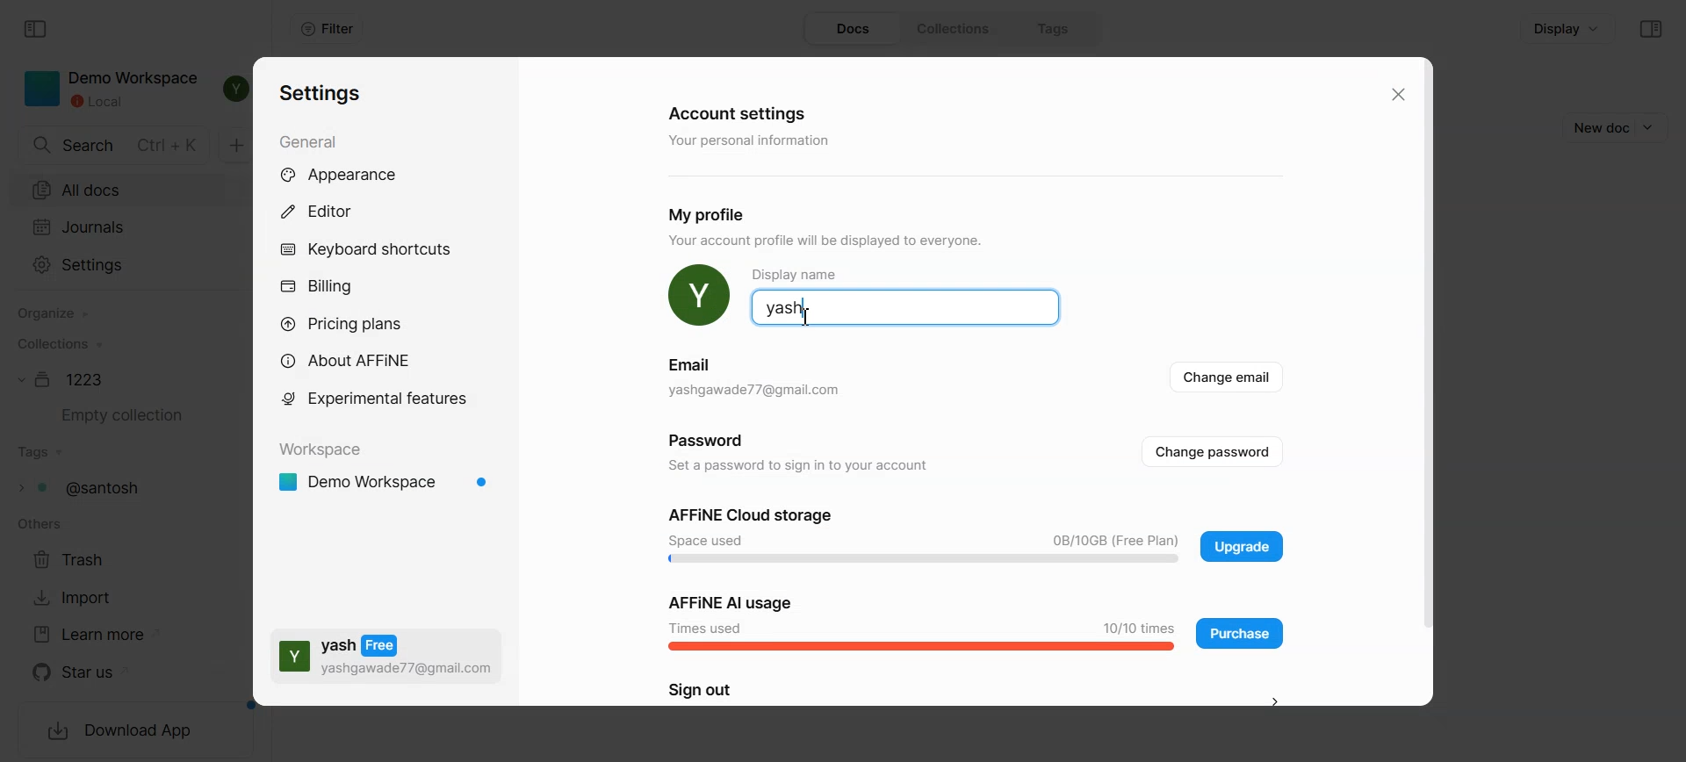 This screenshot has width=1686, height=762. What do you see at coordinates (386, 484) in the screenshot?
I see `Demo workspace` at bounding box center [386, 484].